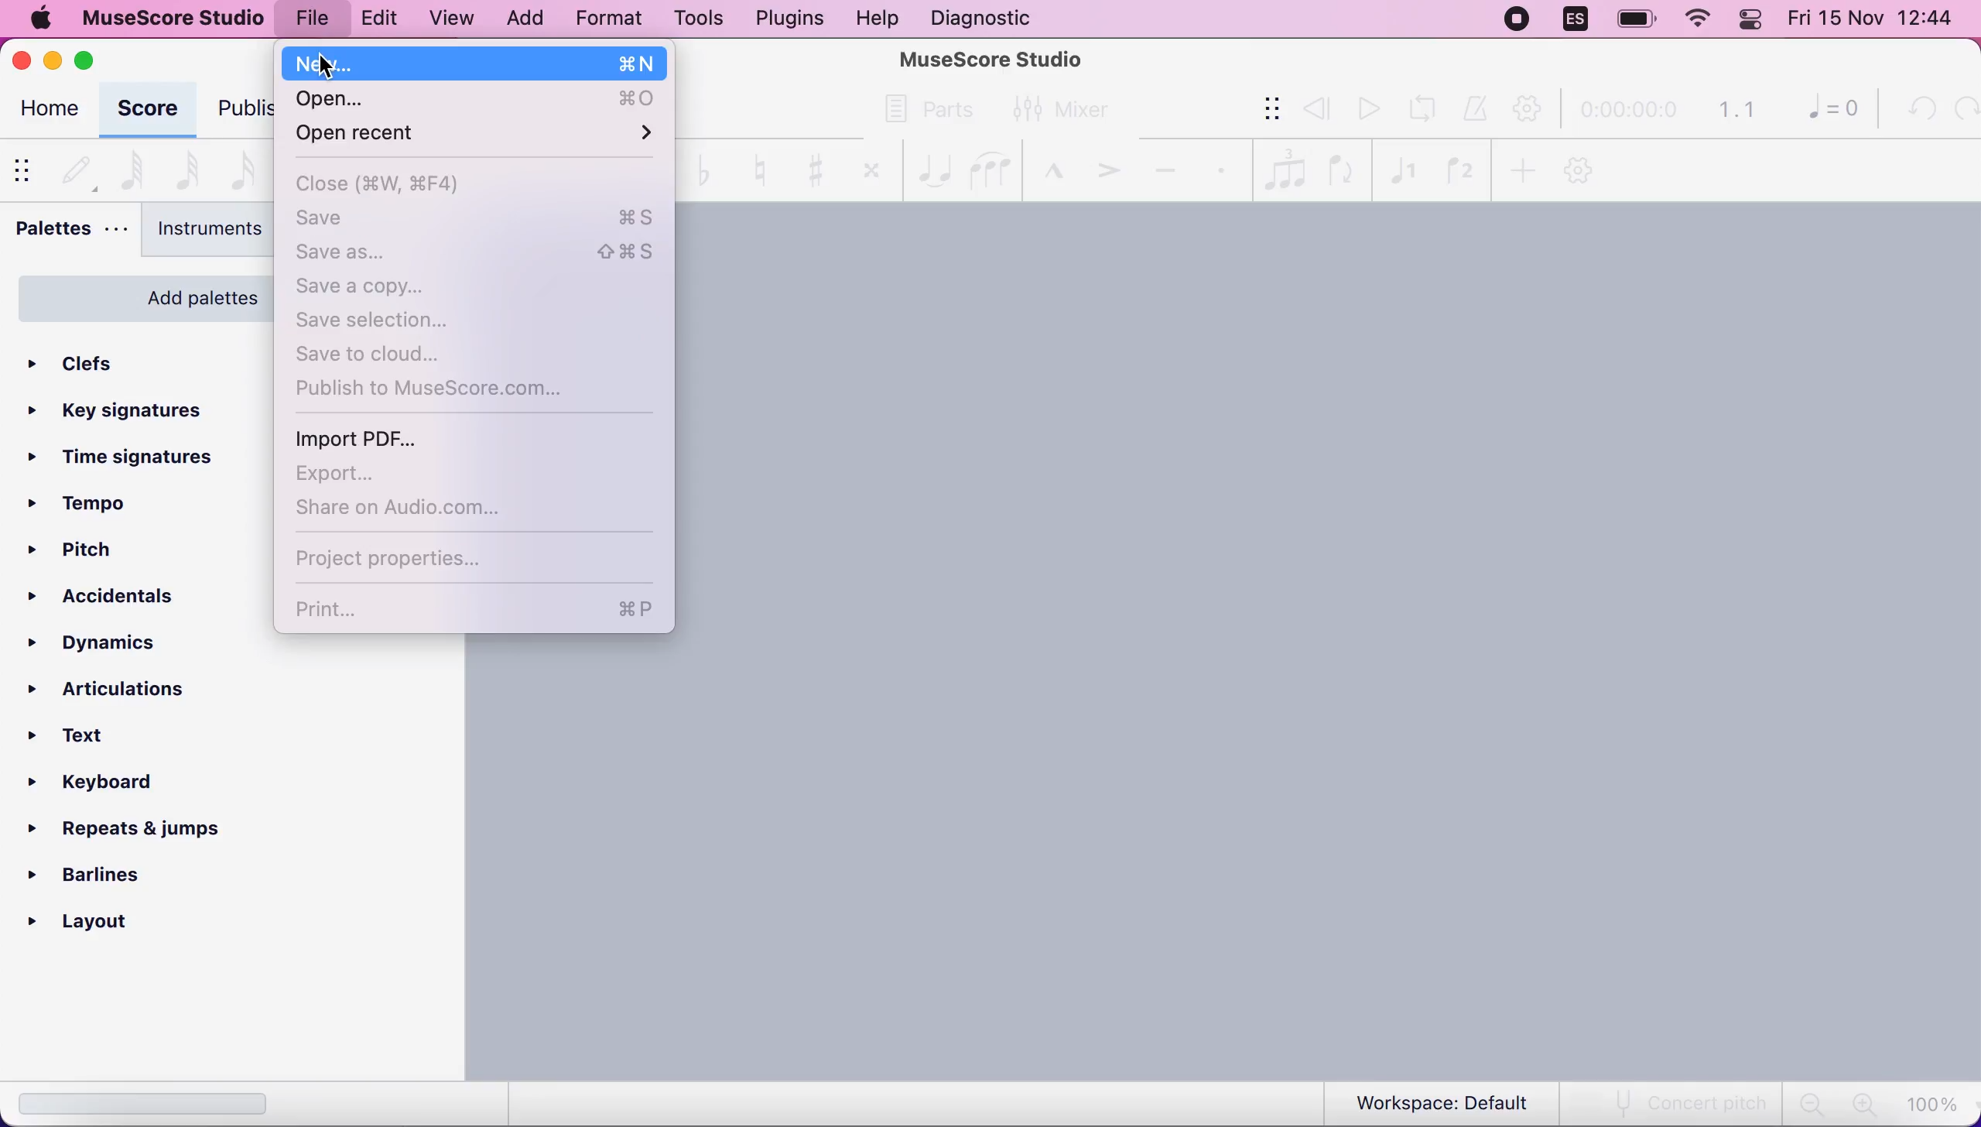  I want to click on edit, so click(375, 16).